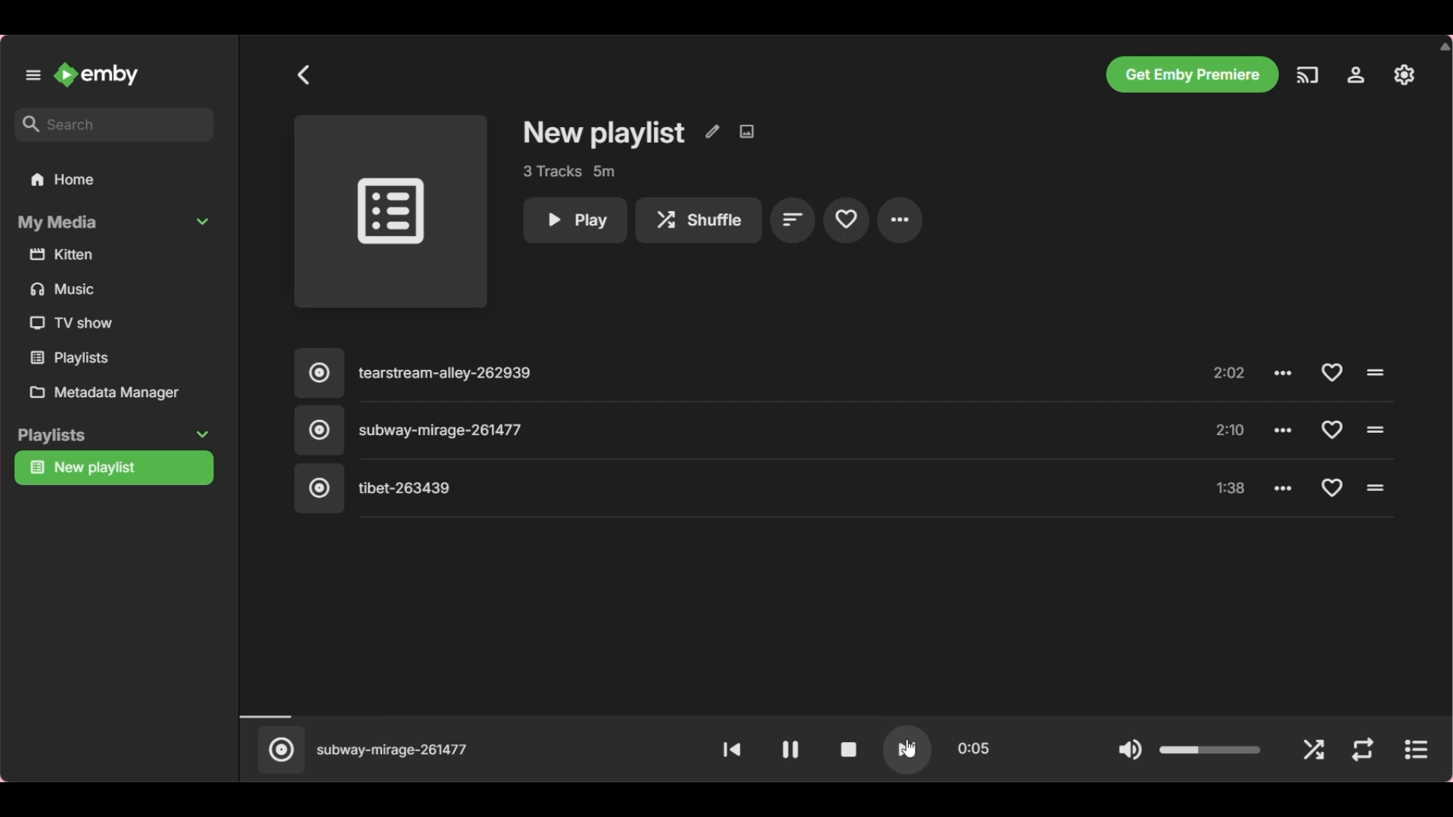 The width and height of the screenshot is (1453, 817). Describe the element at coordinates (745, 132) in the screenshot. I see `Edit image` at that location.